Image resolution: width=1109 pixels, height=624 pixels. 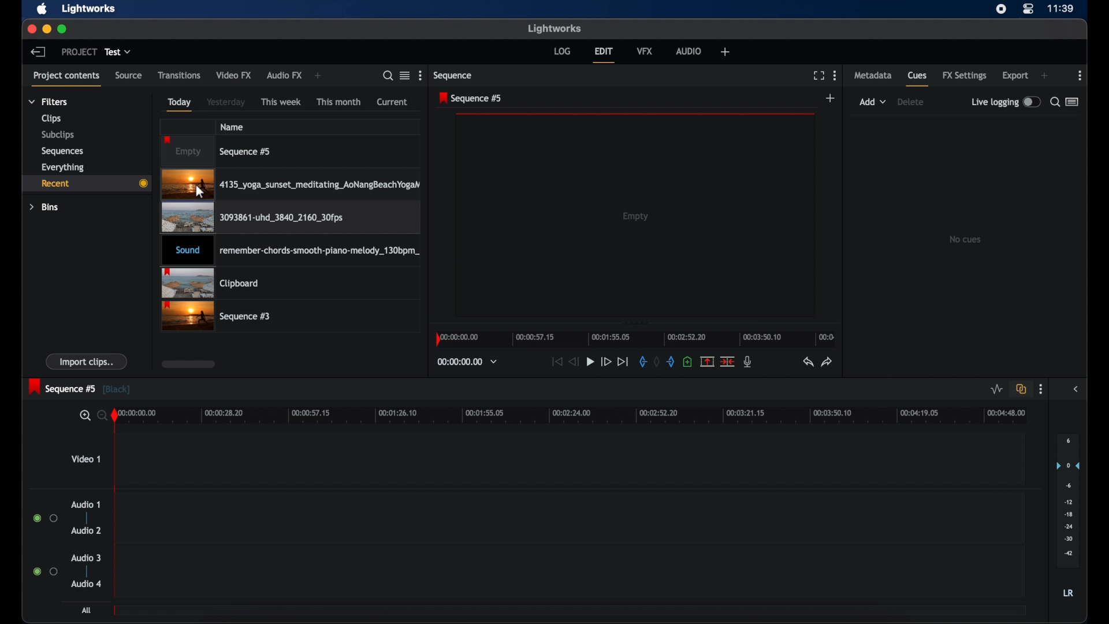 What do you see at coordinates (578, 416) in the screenshot?
I see `timeline scale` at bounding box center [578, 416].